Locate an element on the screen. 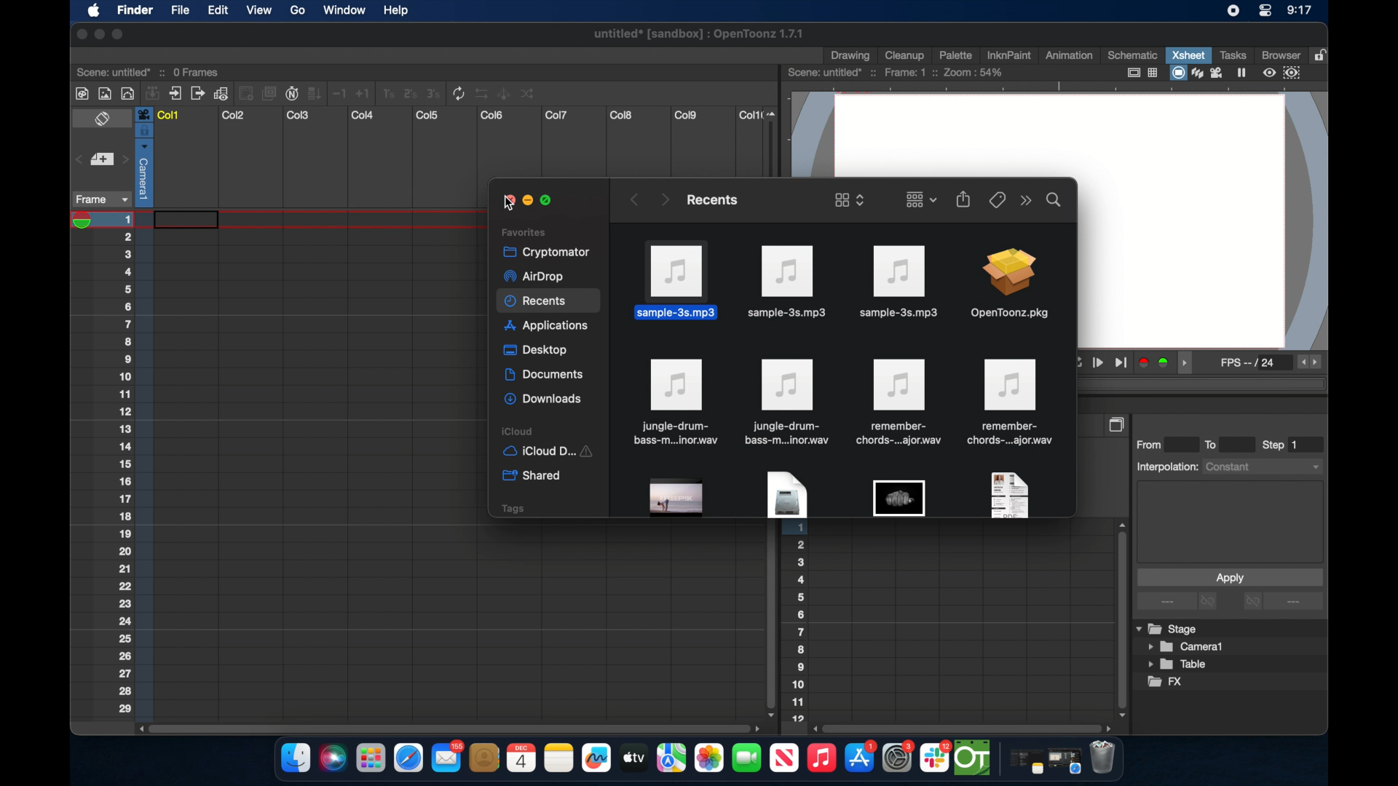 This screenshot has width=1398, height=786. recents is located at coordinates (549, 302).